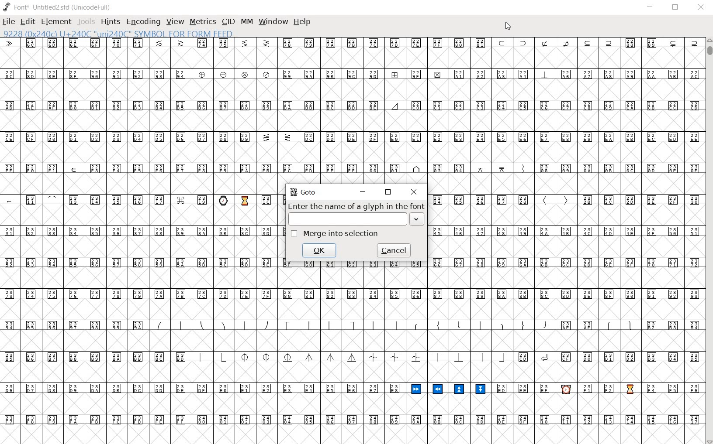  Describe the element at coordinates (709, 241) in the screenshot. I see `scrollbar` at that location.